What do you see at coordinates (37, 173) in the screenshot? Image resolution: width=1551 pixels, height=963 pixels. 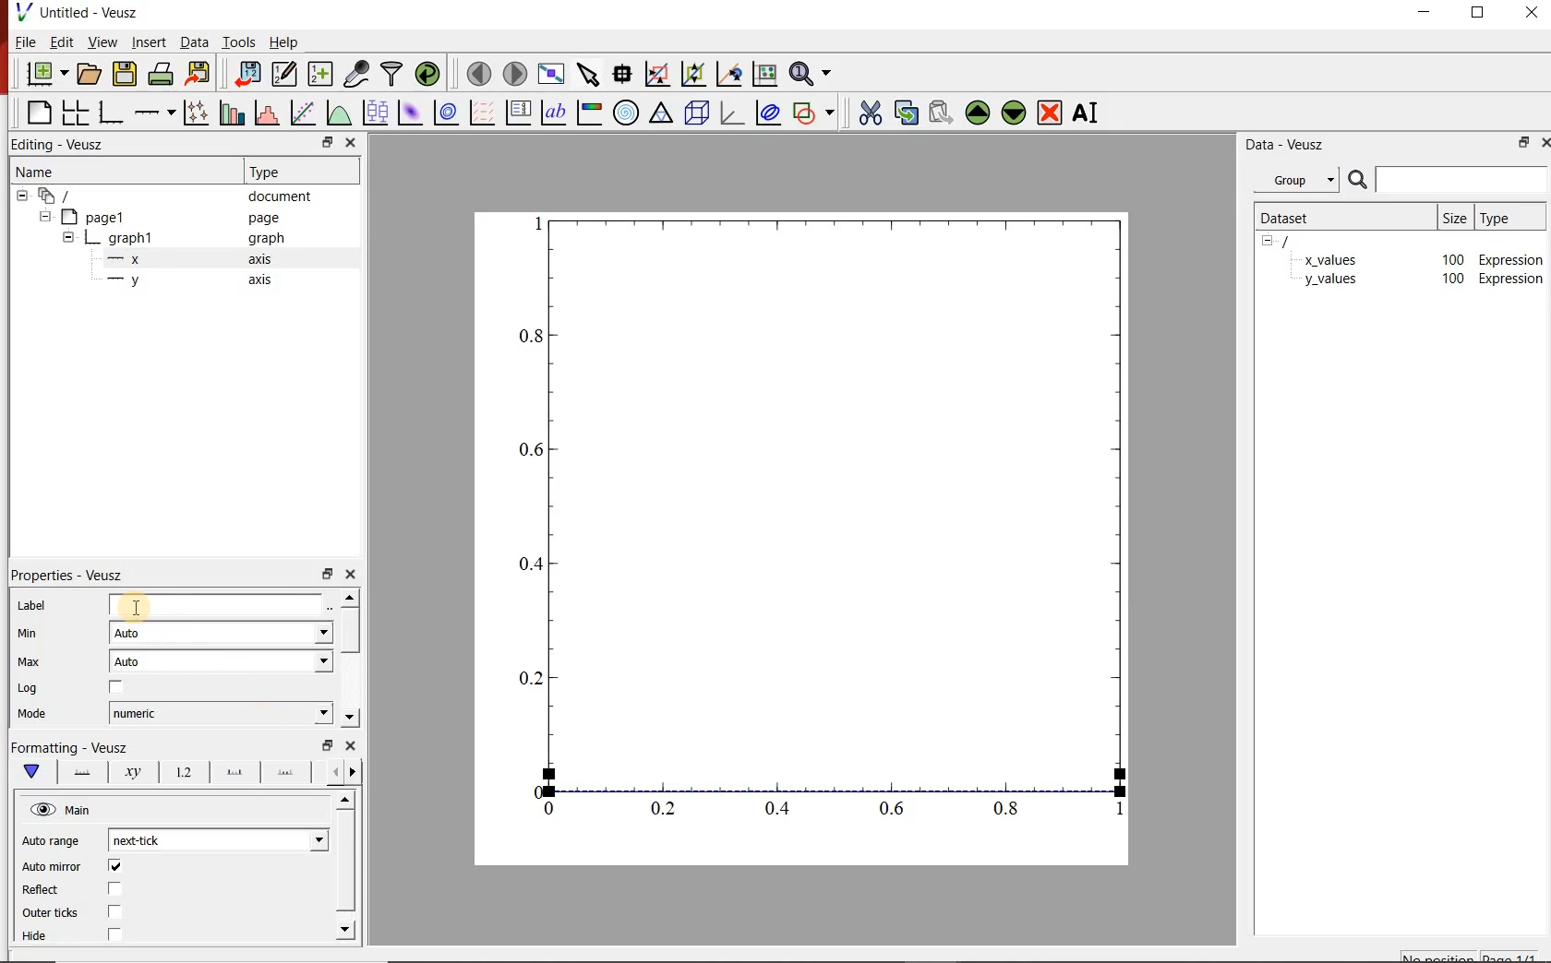 I see `name` at bounding box center [37, 173].